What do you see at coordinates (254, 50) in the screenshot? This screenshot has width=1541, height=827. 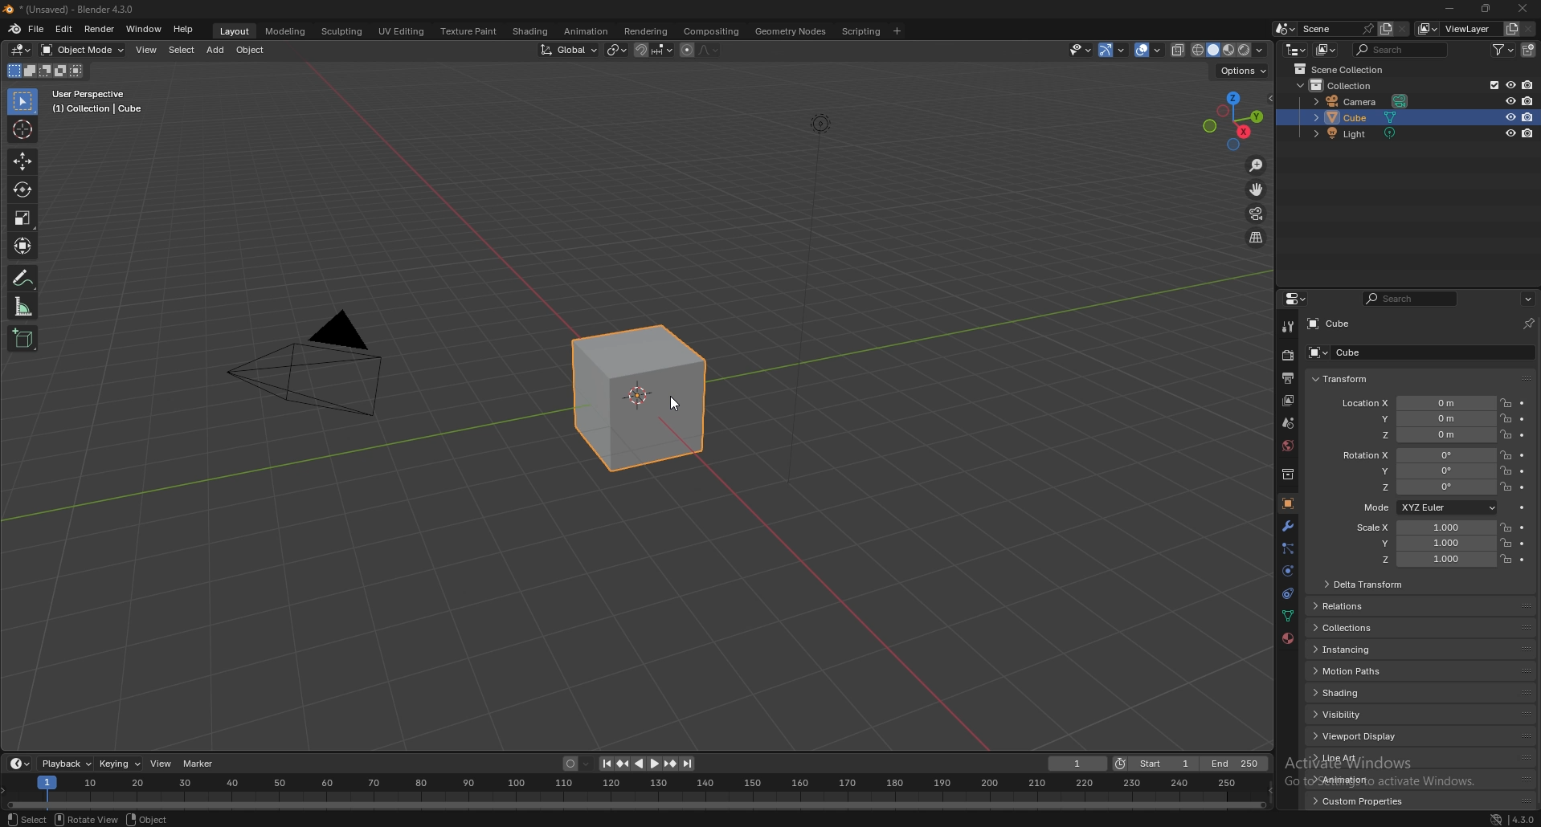 I see `object` at bounding box center [254, 50].